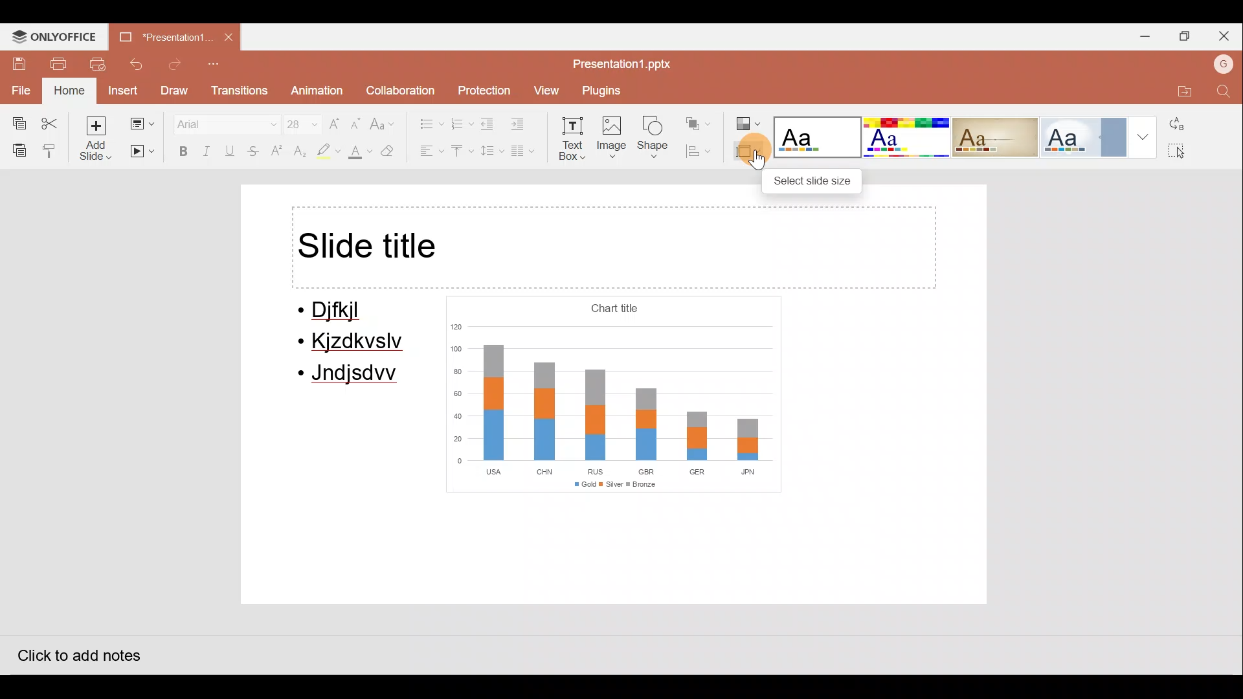 This screenshot has height=699, width=1243. Describe the element at coordinates (482, 86) in the screenshot. I see `Protection` at that location.